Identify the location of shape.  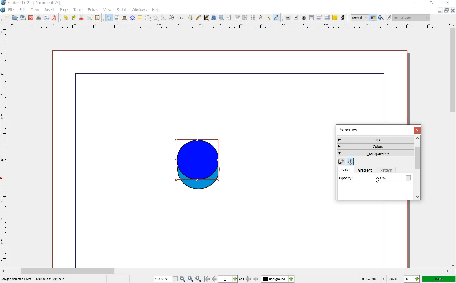
(148, 18).